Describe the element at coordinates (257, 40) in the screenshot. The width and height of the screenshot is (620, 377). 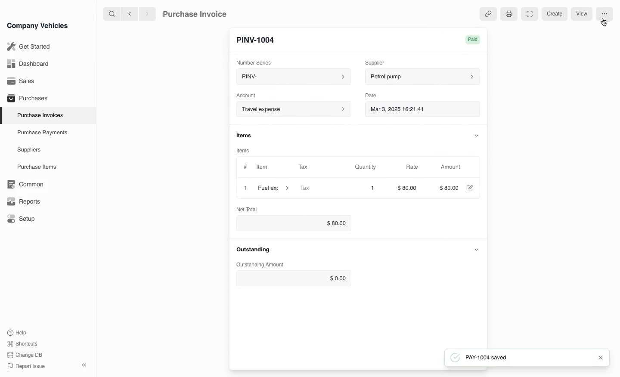
I see `New Entry` at that location.